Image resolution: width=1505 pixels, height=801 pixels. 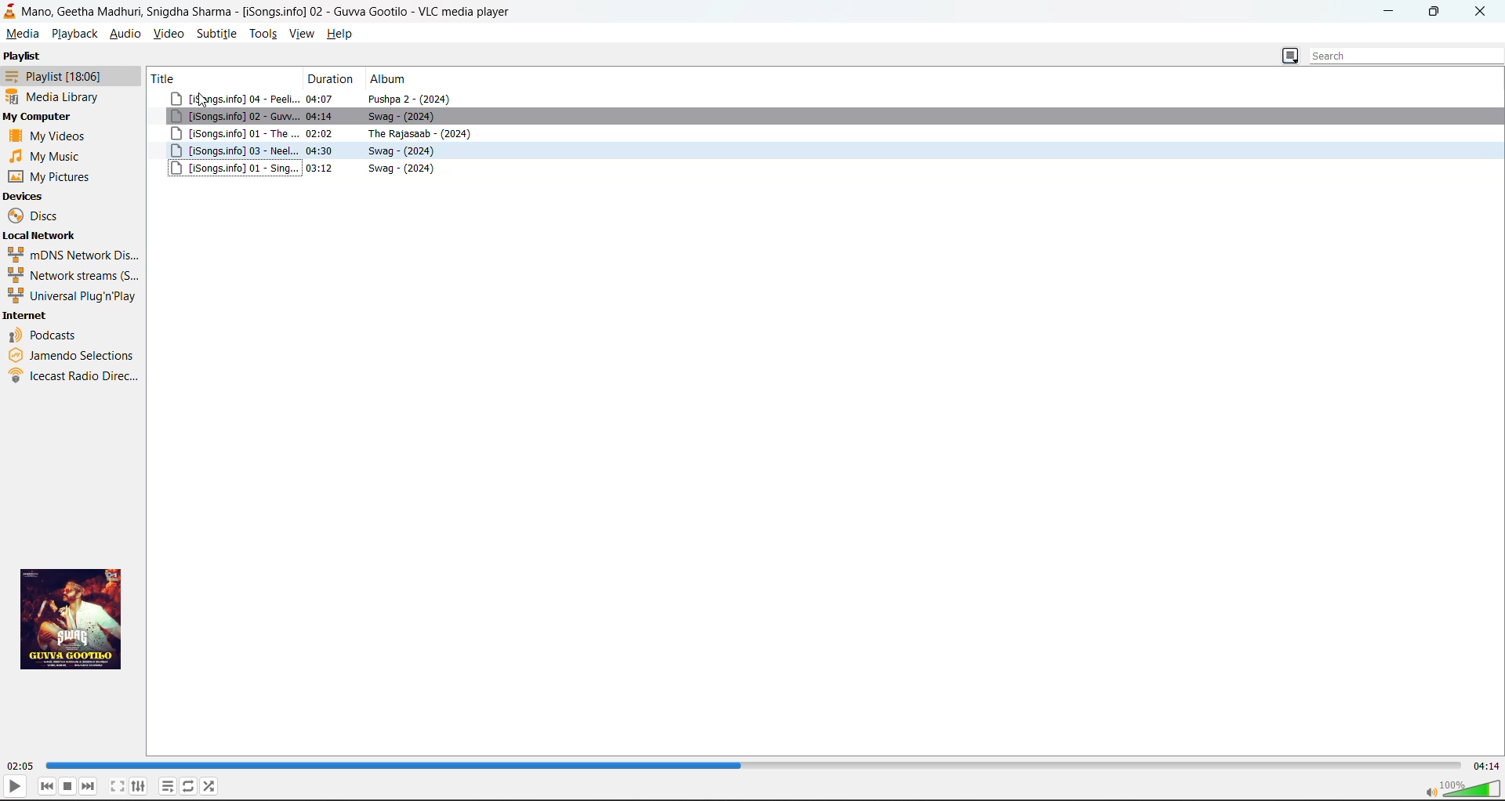 What do you see at coordinates (54, 176) in the screenshot?
I see `pictures` at bounding box center [54, 176].